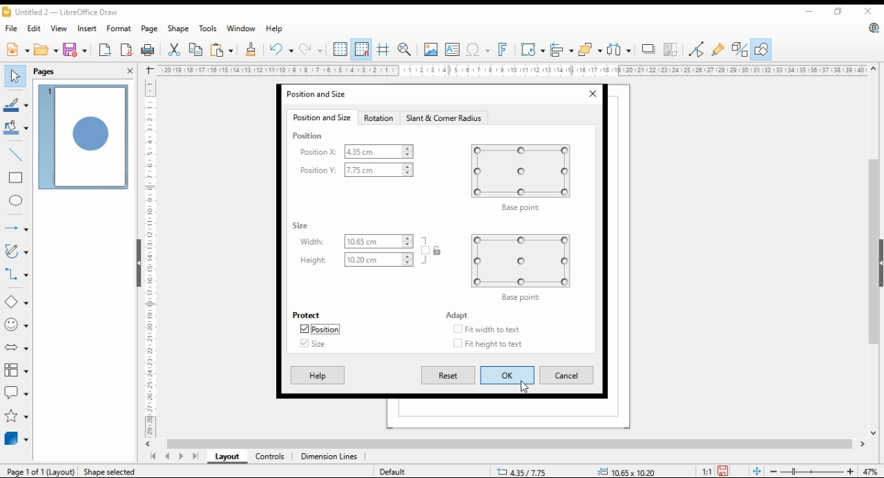 The image size is (884, 478). I want to click on open, so click(46, 49).